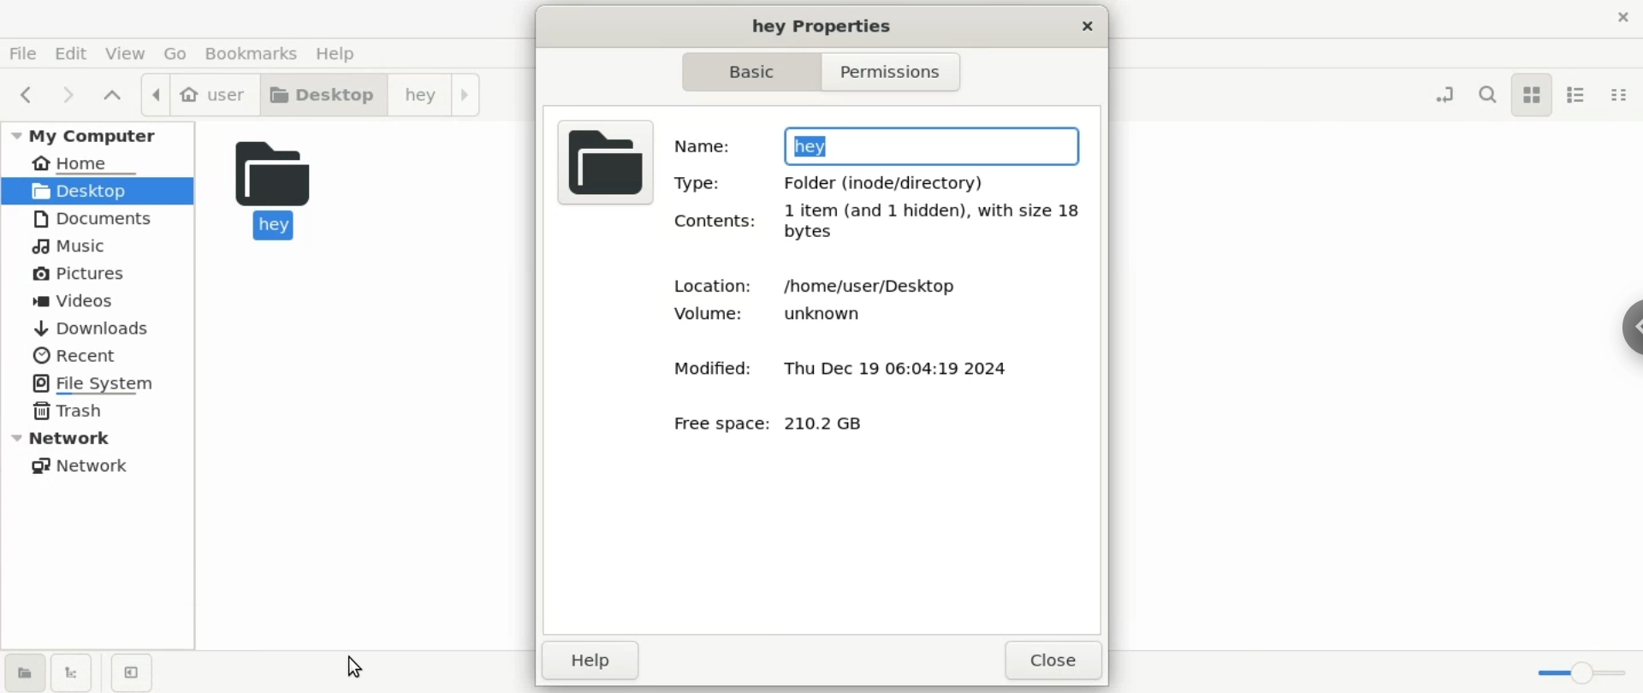 The height and width of the screenshot is (693, 1643). Describe the element at coordinates (698, 182) in the screenshot. I see `type` at that location.